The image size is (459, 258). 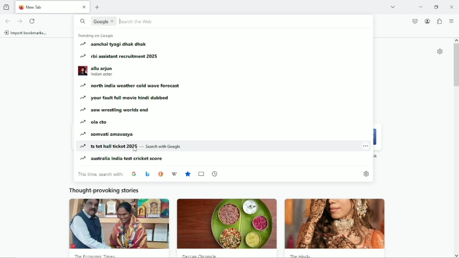 What do you see at coordinates (456, 255) in the screenshot?
I see `scroll down` at bounding box center [456, 255].